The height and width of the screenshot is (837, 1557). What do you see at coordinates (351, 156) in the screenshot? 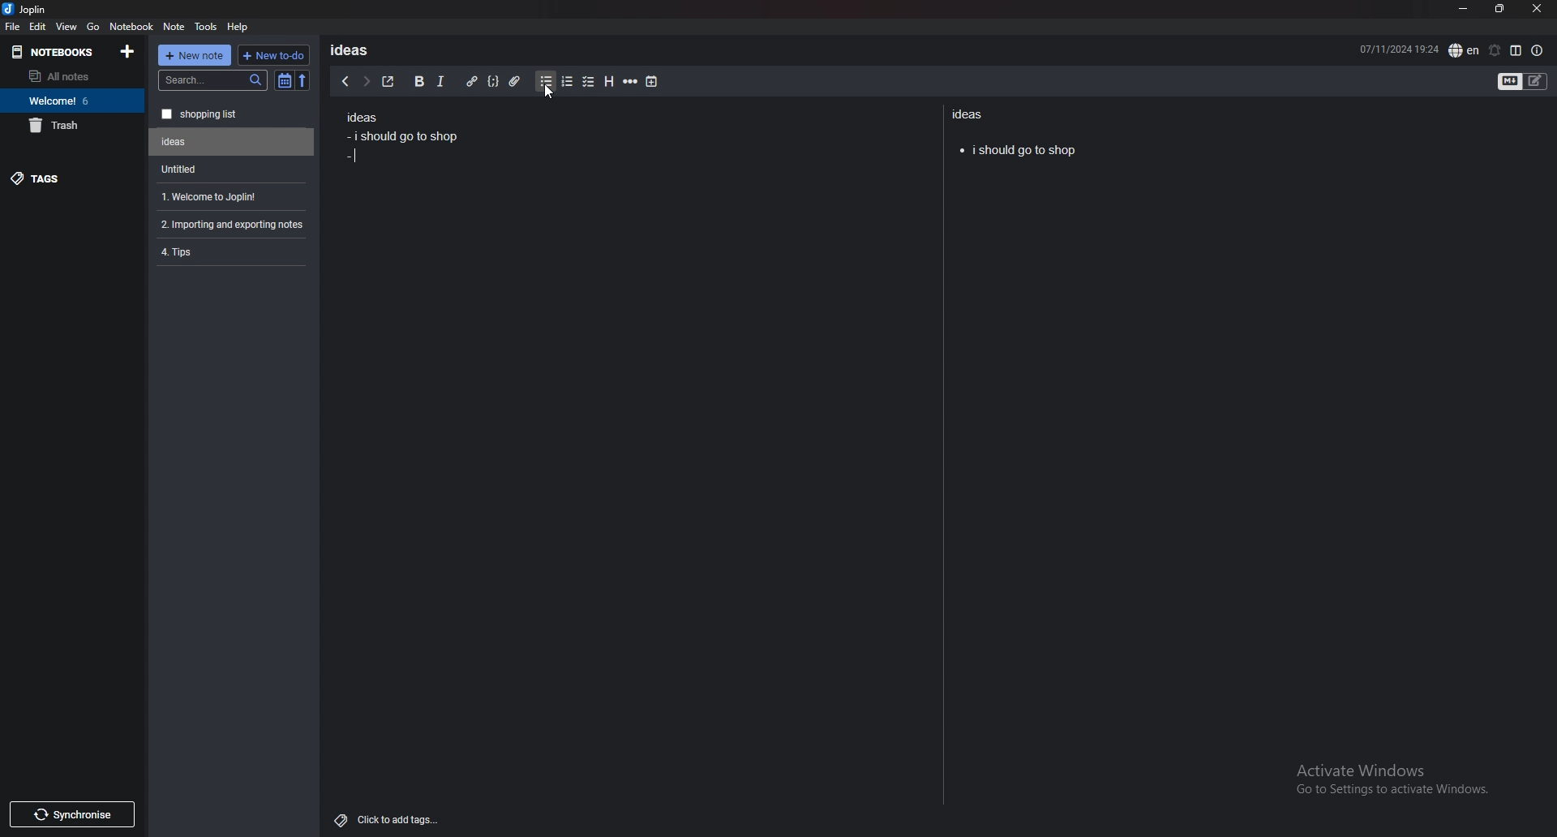
I see `bullet point` at bounding box center [351, 156].